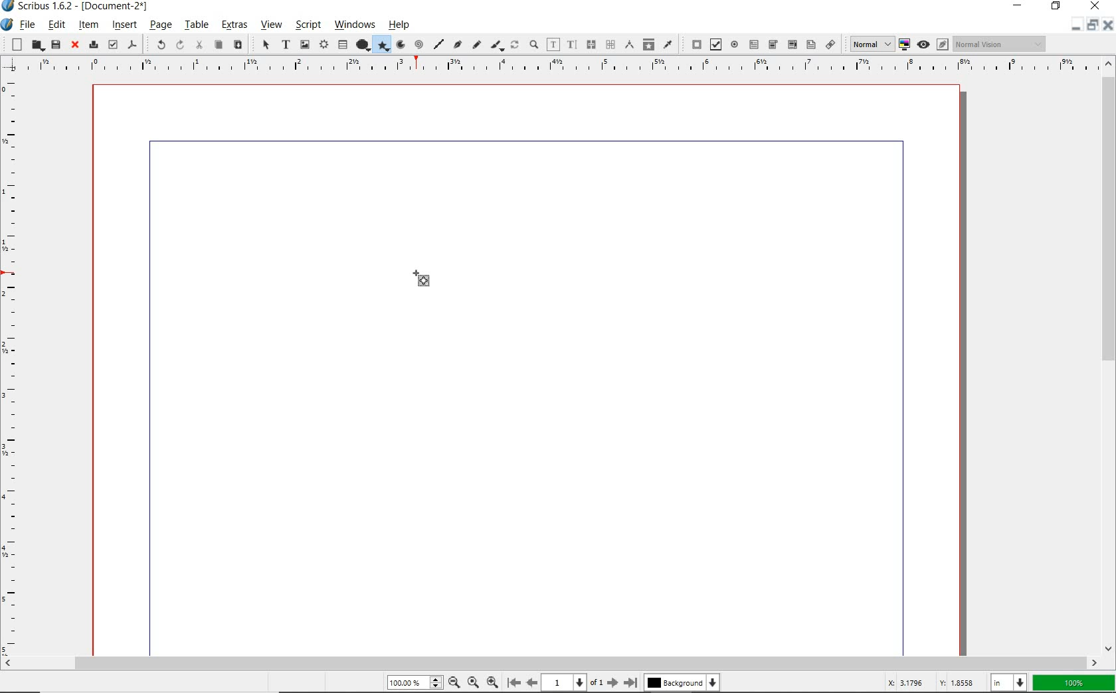 The height and width of the screenshot is (693, 1116). What do you see at coordinates (438, 42) in the screenshot?
I see `line` at bounding box center [438, 42].